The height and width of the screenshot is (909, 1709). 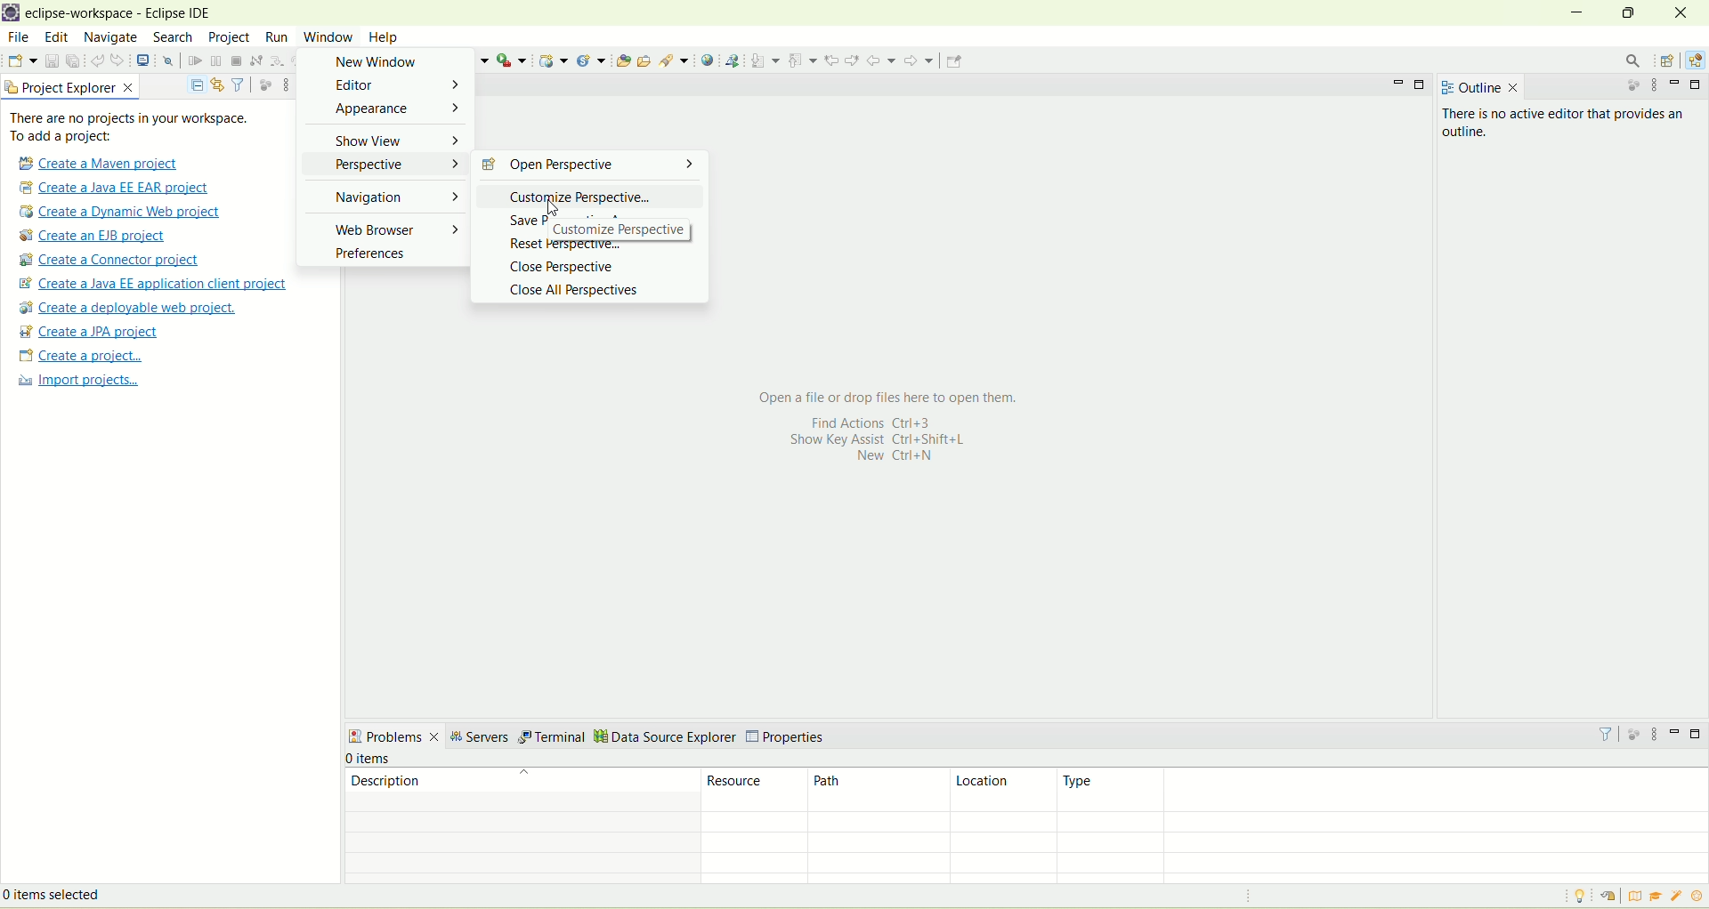 I want to click on description, so click(x=519, y=788).